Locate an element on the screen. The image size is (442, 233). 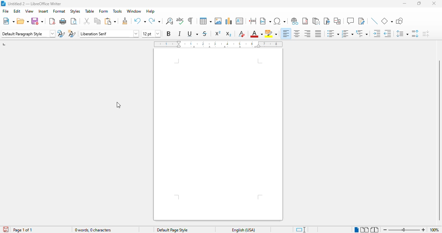
click to save the document is located at coordinates (6, 229).